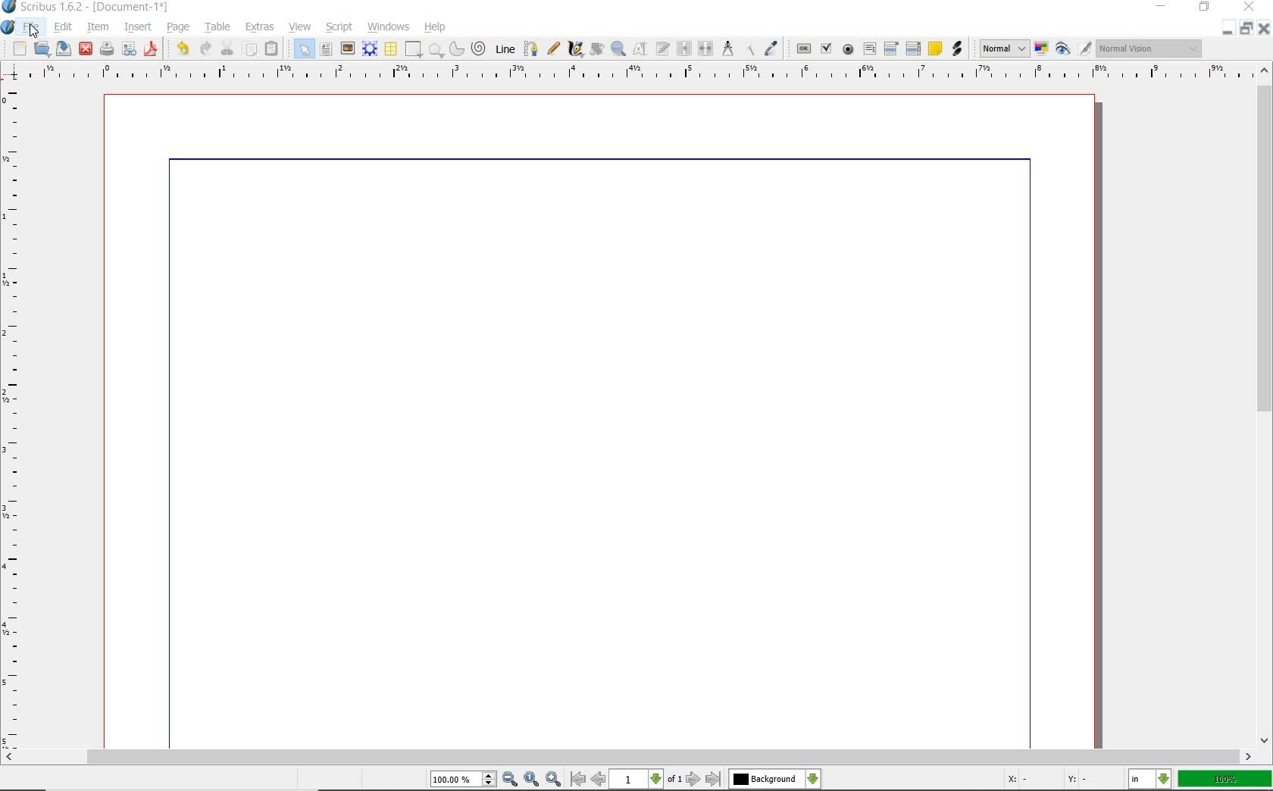 The width and height of the screenshot is (1273, 791). Describe the element at coordinates (628, 758) in the screenshot. I see `scrollbar` at that location.